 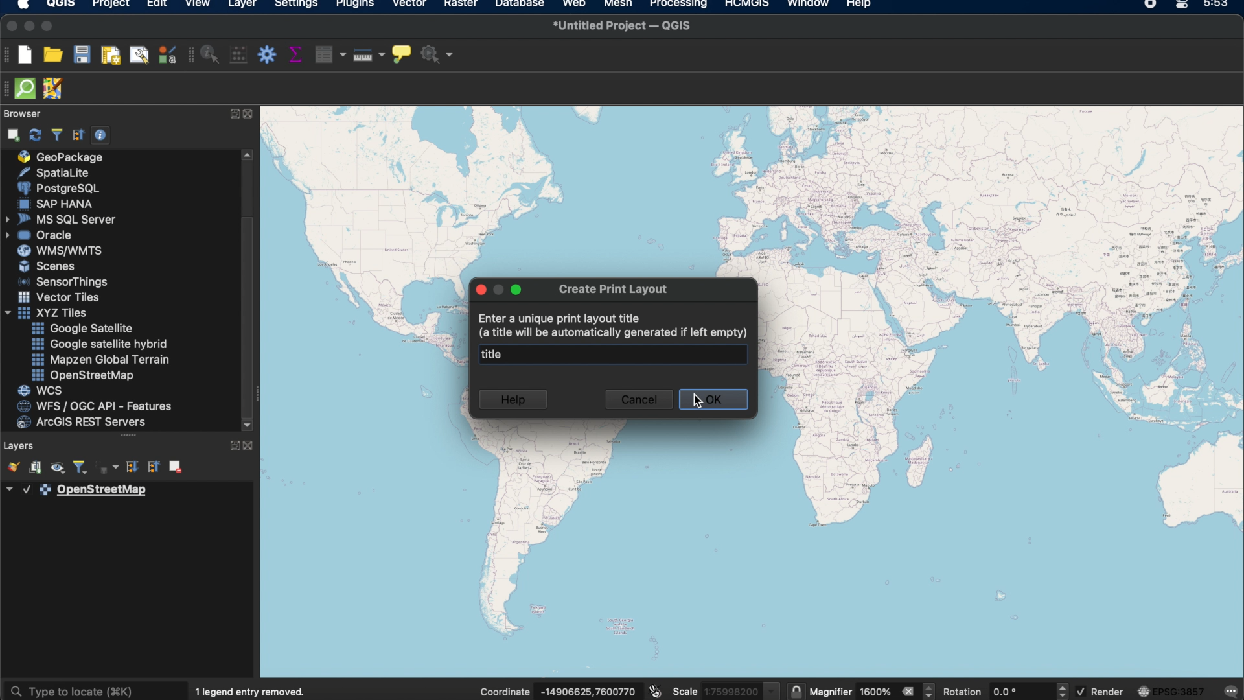 I want to click on enable/disable properties widget, so click(x=102, y=134).